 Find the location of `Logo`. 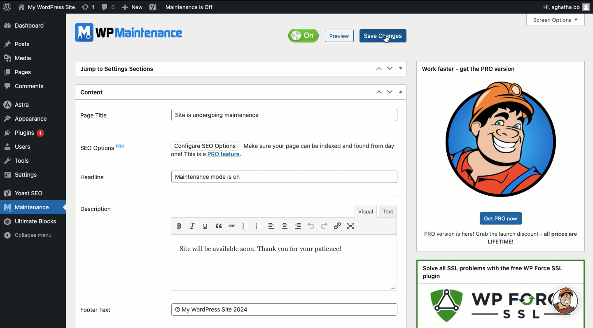

Logo is located at coordinates (7, 7).